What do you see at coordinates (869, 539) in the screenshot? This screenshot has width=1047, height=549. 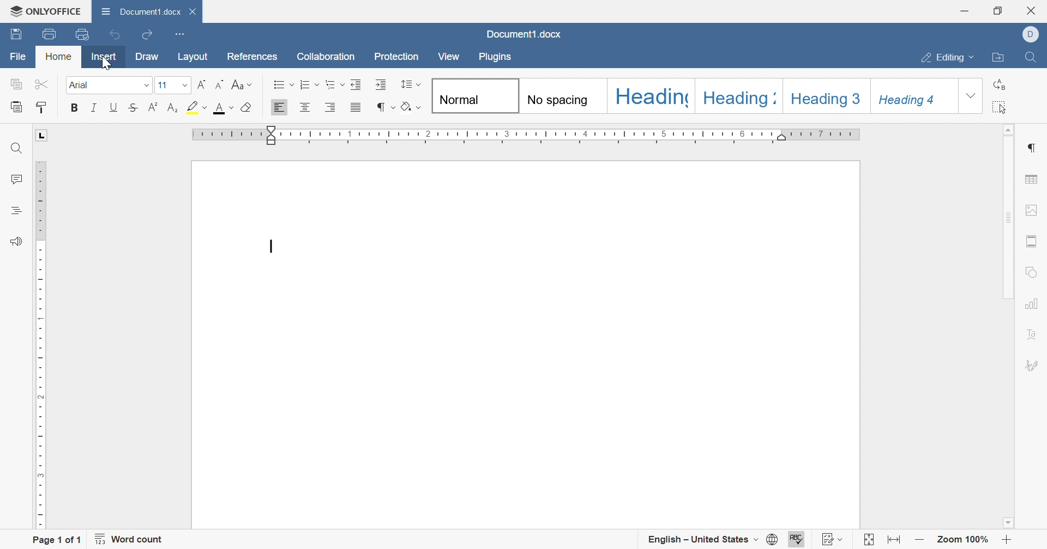 I see `Fit to page` at bounding box center [869, 539].